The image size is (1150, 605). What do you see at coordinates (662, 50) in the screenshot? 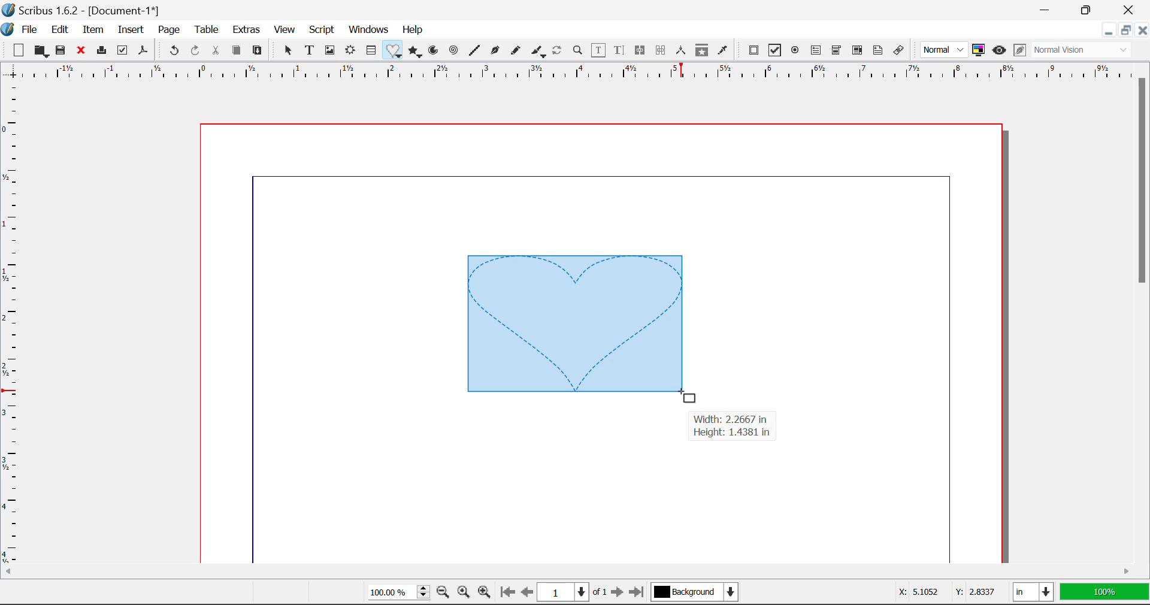
I see `Delink Text Frames` at bounding box center [662, 50].